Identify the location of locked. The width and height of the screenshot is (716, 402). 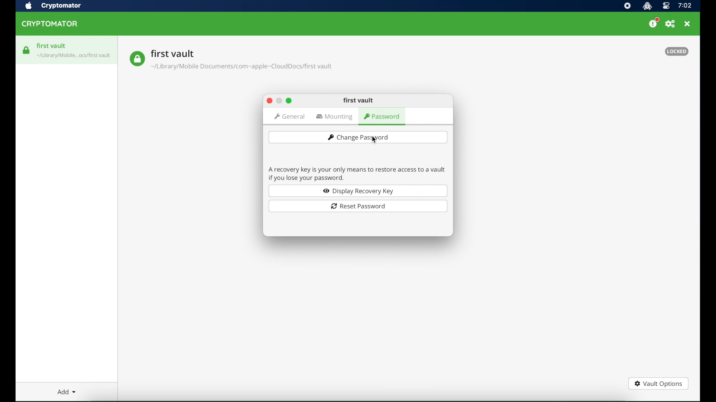
(676, 51).